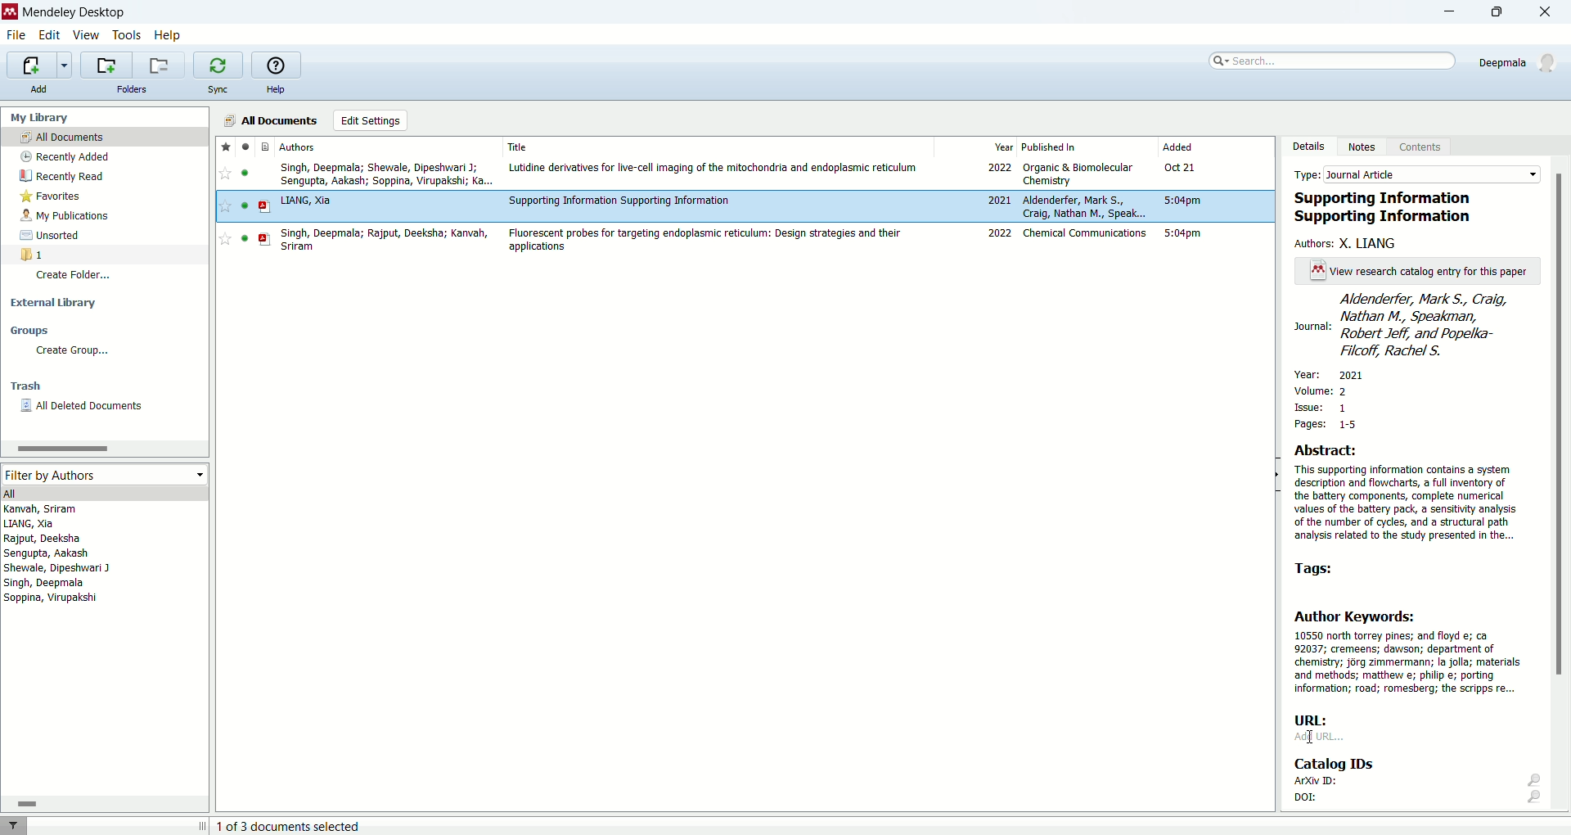  Describe the element at coordinates (1503, 12) in the screenshot. I see `maximize` at that location.